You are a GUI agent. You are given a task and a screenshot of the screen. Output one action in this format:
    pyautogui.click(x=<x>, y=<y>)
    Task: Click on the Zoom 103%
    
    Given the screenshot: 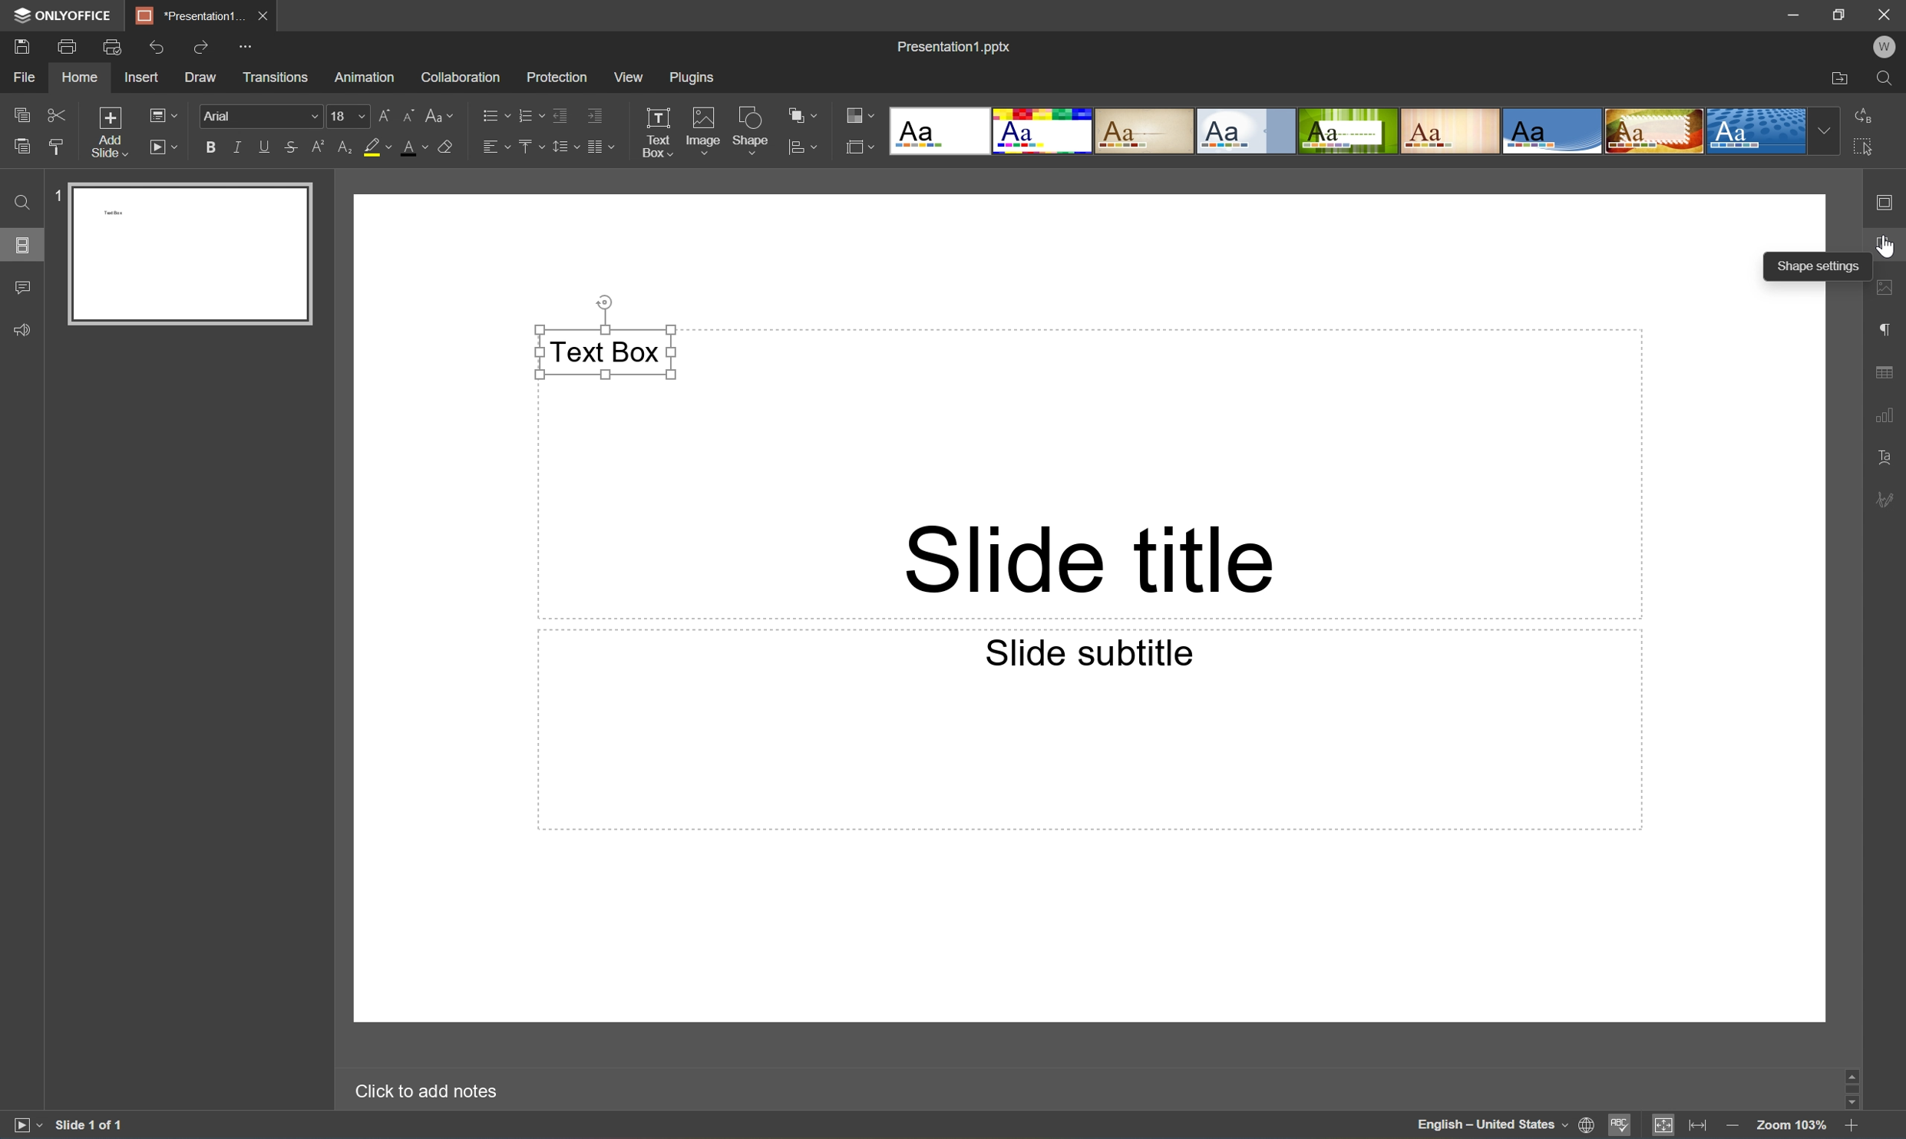 What is the action you would take?
    pyautogui.click(x=1791, y=1126)
    